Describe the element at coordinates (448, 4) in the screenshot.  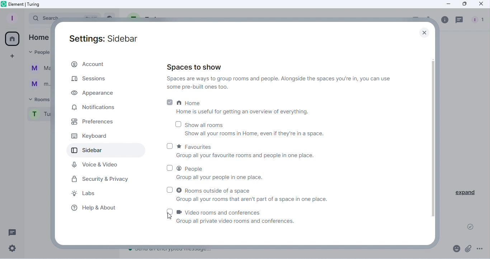
I see `Minimize` at that location.